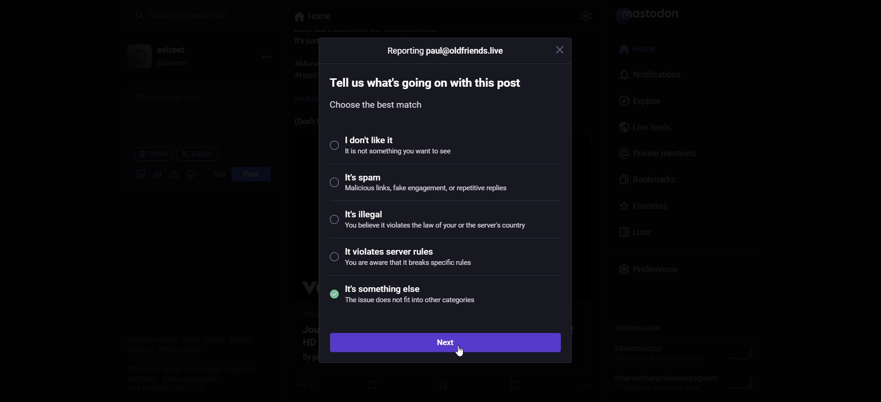 This screenshot has width=881, height=402. What do you see at coordinates (657, 154) in the screenshot?
I see `private mentions` at bounding box center [657, 154].